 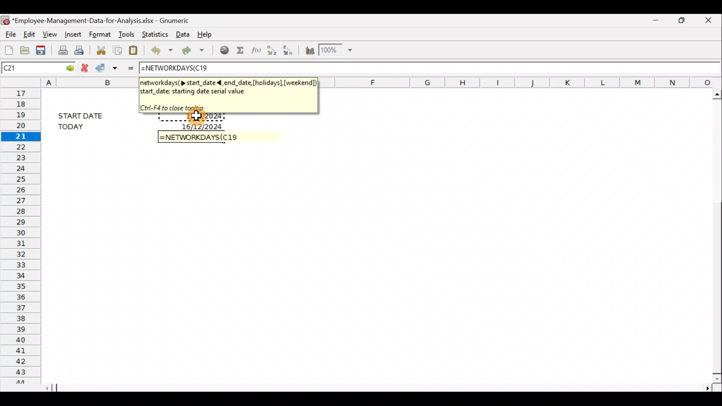 What do you see at coordinates (129, 67) in the screenshot?
I see `Enter formula` at bounding box center [129, 67].